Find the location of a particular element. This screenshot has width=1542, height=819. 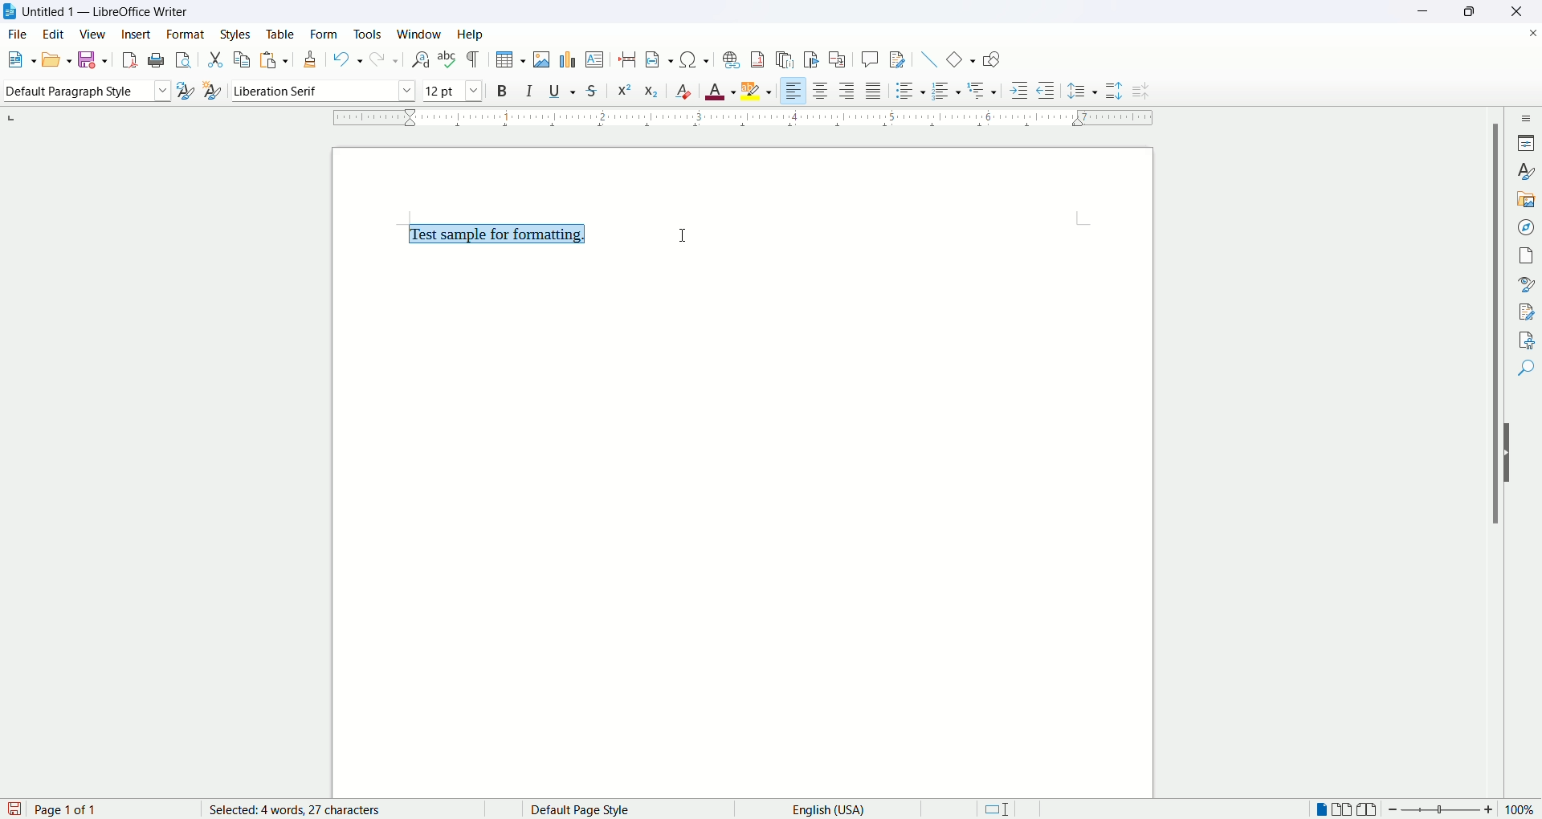

insert special character is located at coordinates (696, 59).